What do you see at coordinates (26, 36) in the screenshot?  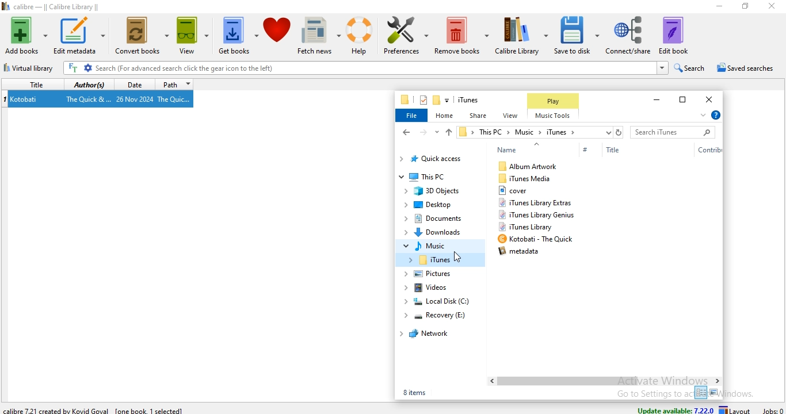 I see `add books` at bounding box center [26, 36].